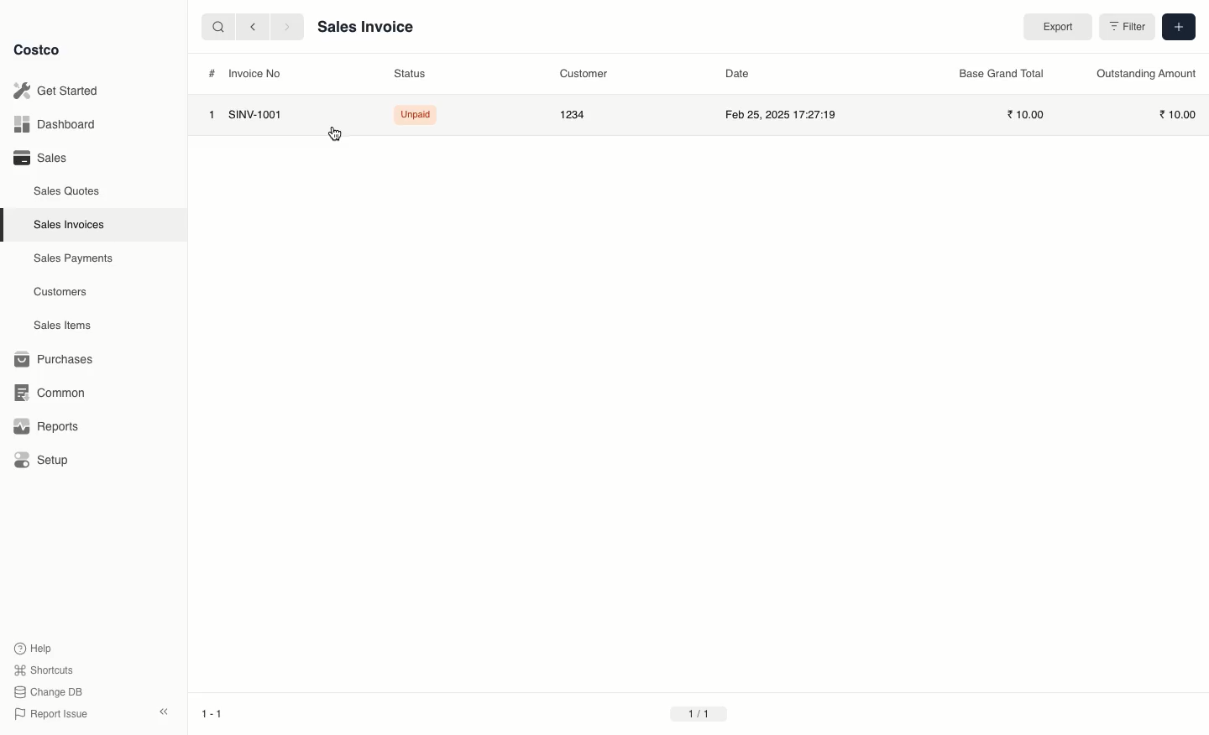 The height and width of the screenshot is (735, 1209). What do you see at coordinates (573, 115) in the screenshot?
I see `1234` at bounding box center [573, 115].